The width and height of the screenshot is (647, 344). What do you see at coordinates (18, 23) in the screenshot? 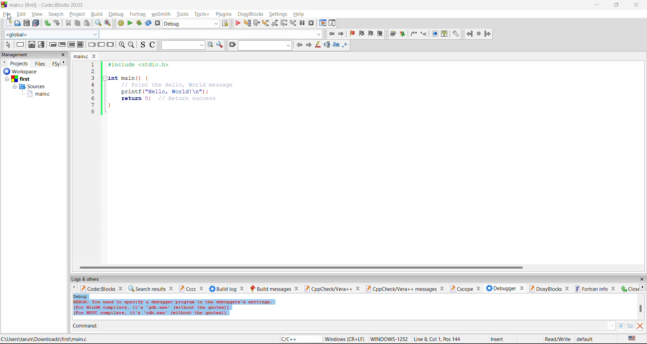
I see `open` at bounding box center [18, 23].